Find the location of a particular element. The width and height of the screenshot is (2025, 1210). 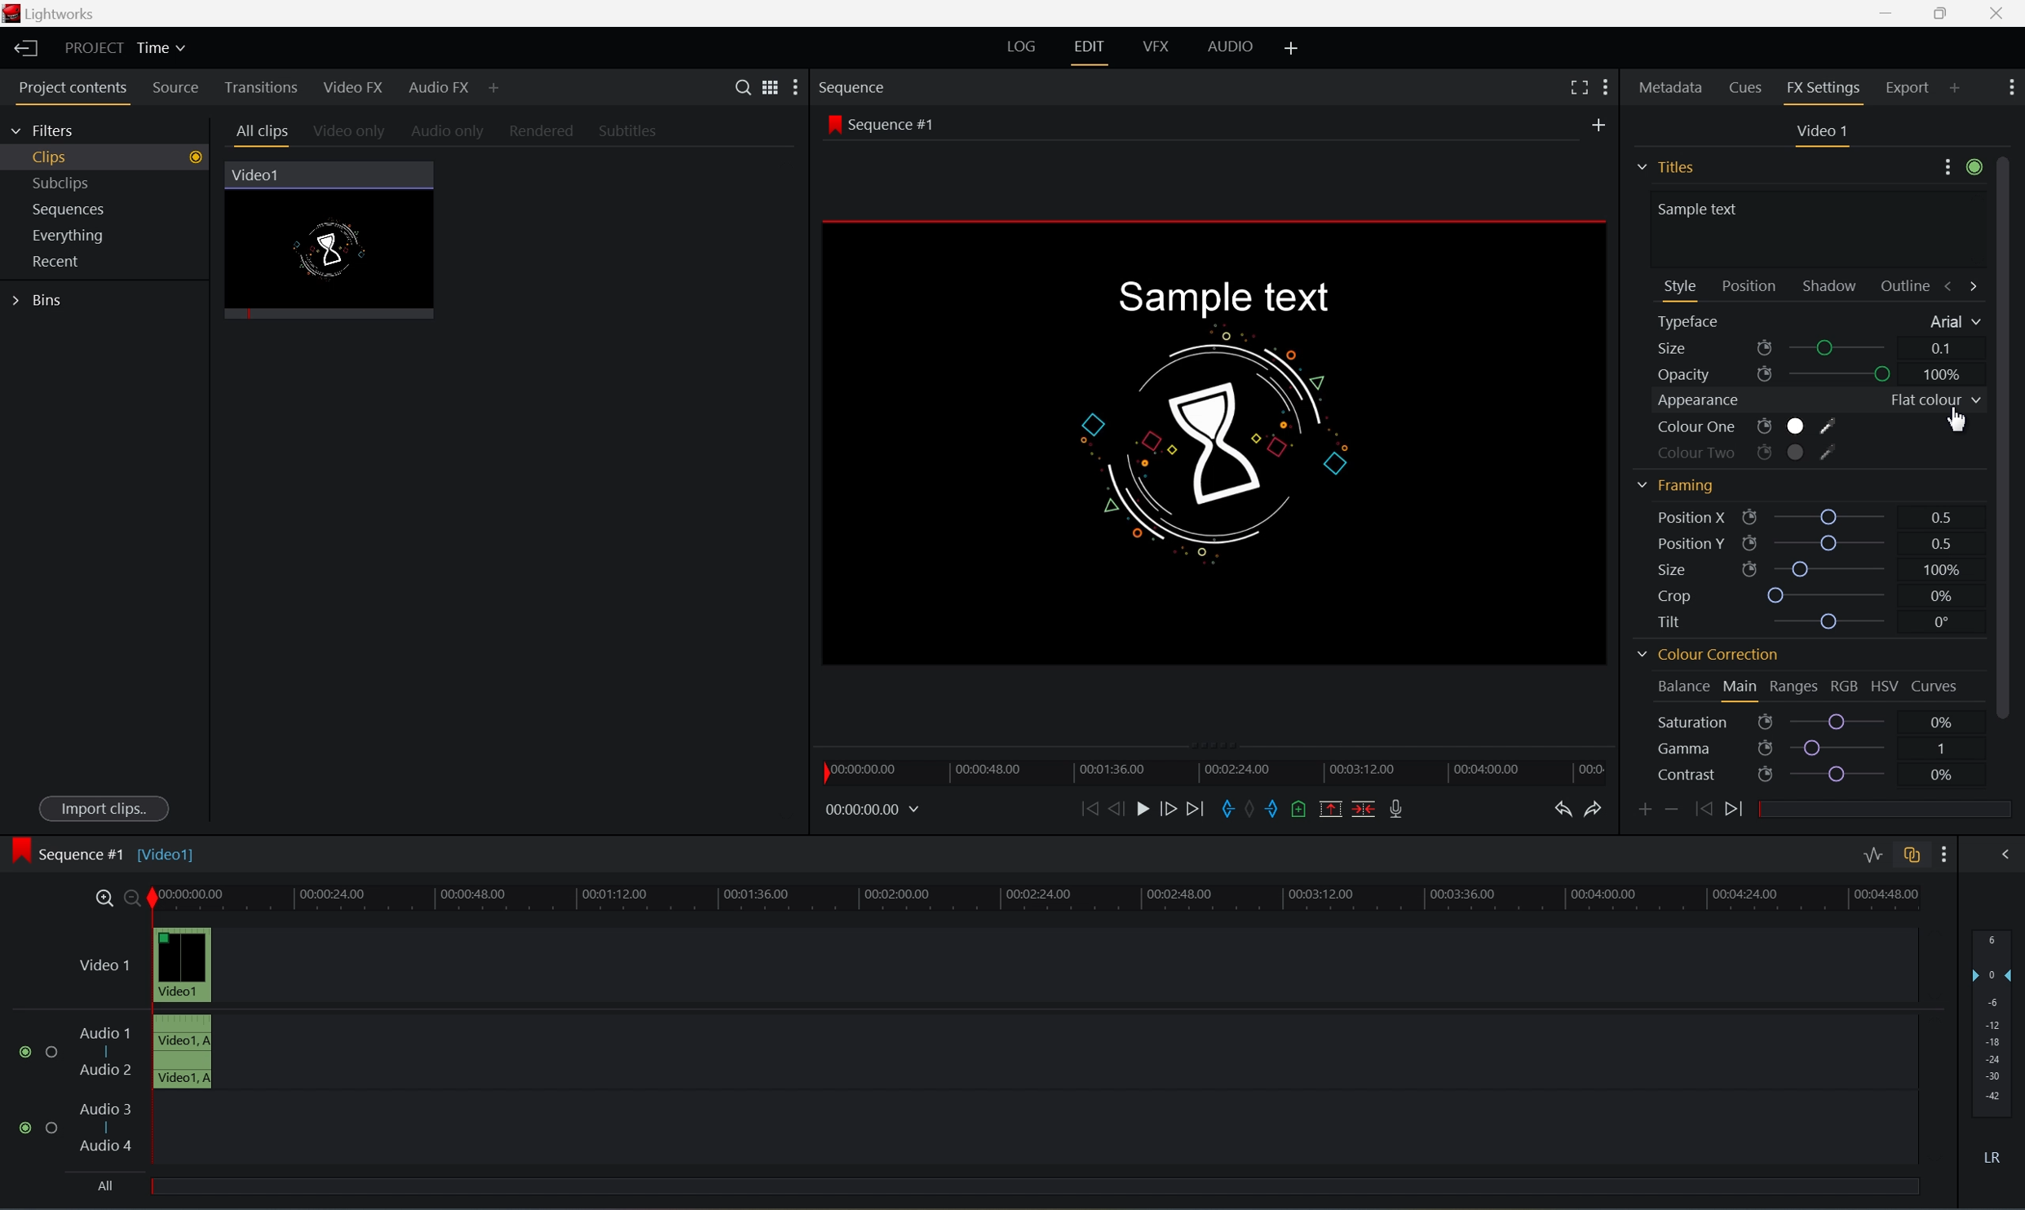

move forward is located at coordinates (1202, 808).